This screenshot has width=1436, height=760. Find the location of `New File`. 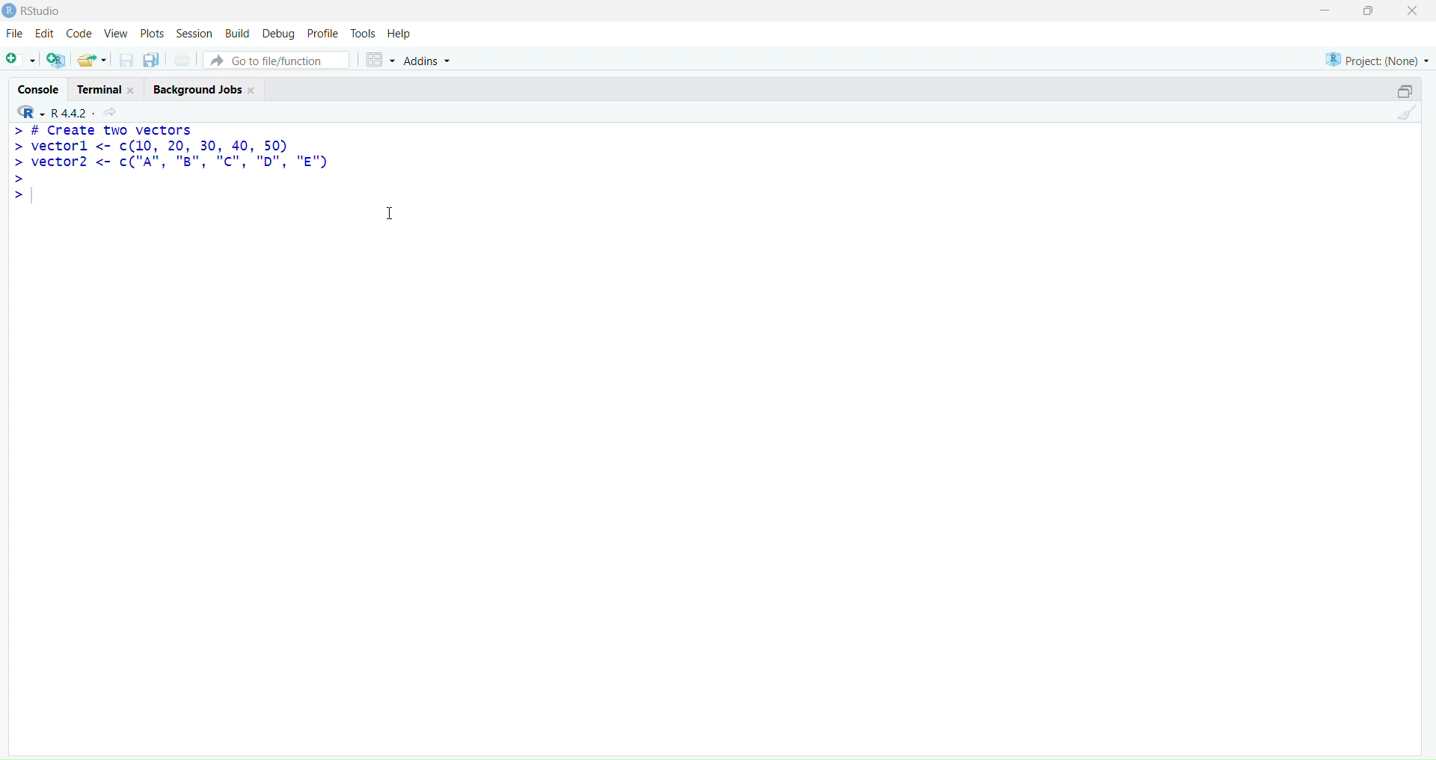

New File is located at coordinates (20, 61).